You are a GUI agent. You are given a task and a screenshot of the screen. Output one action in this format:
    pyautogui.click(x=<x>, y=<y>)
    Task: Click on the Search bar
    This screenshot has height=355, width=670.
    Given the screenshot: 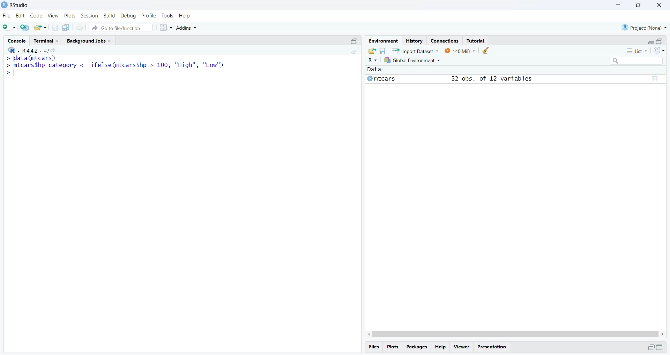 What is the action you would take?
    pyautogui.click(x=639, y=62)
    